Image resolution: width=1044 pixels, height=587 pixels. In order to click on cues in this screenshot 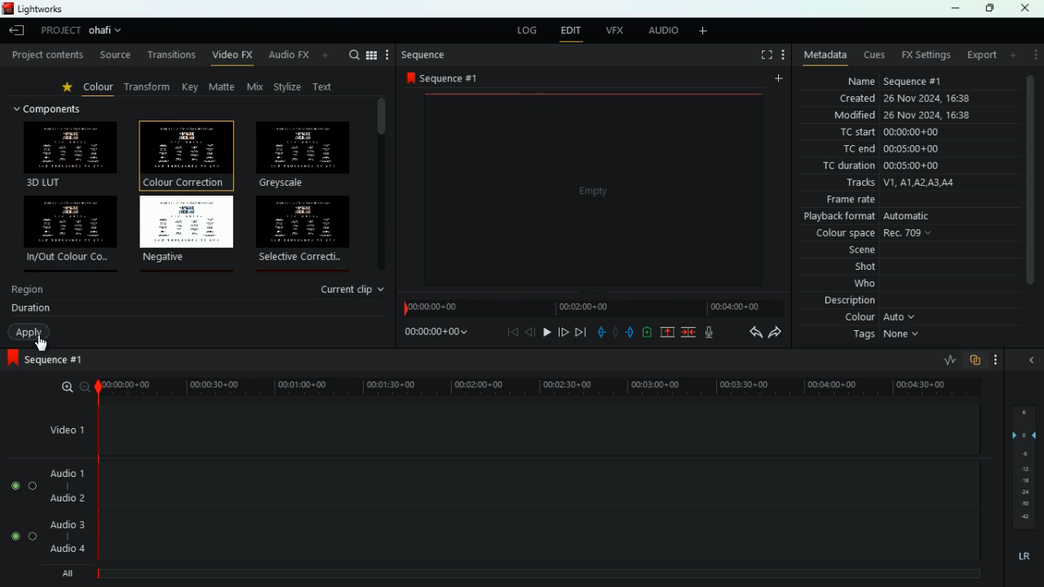, I will do `click(875, 55)`.